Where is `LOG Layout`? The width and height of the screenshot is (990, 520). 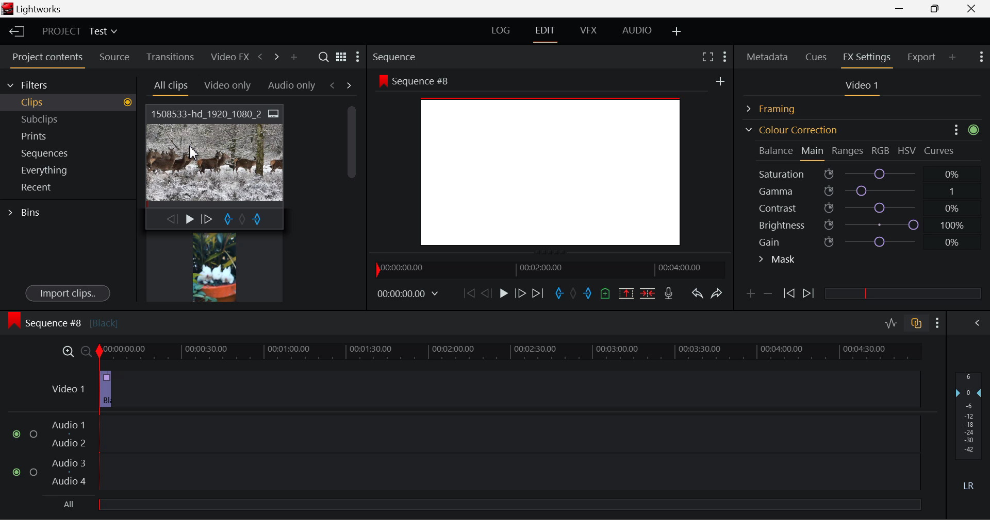 LOG Layout is located at coordinates (500, 30).